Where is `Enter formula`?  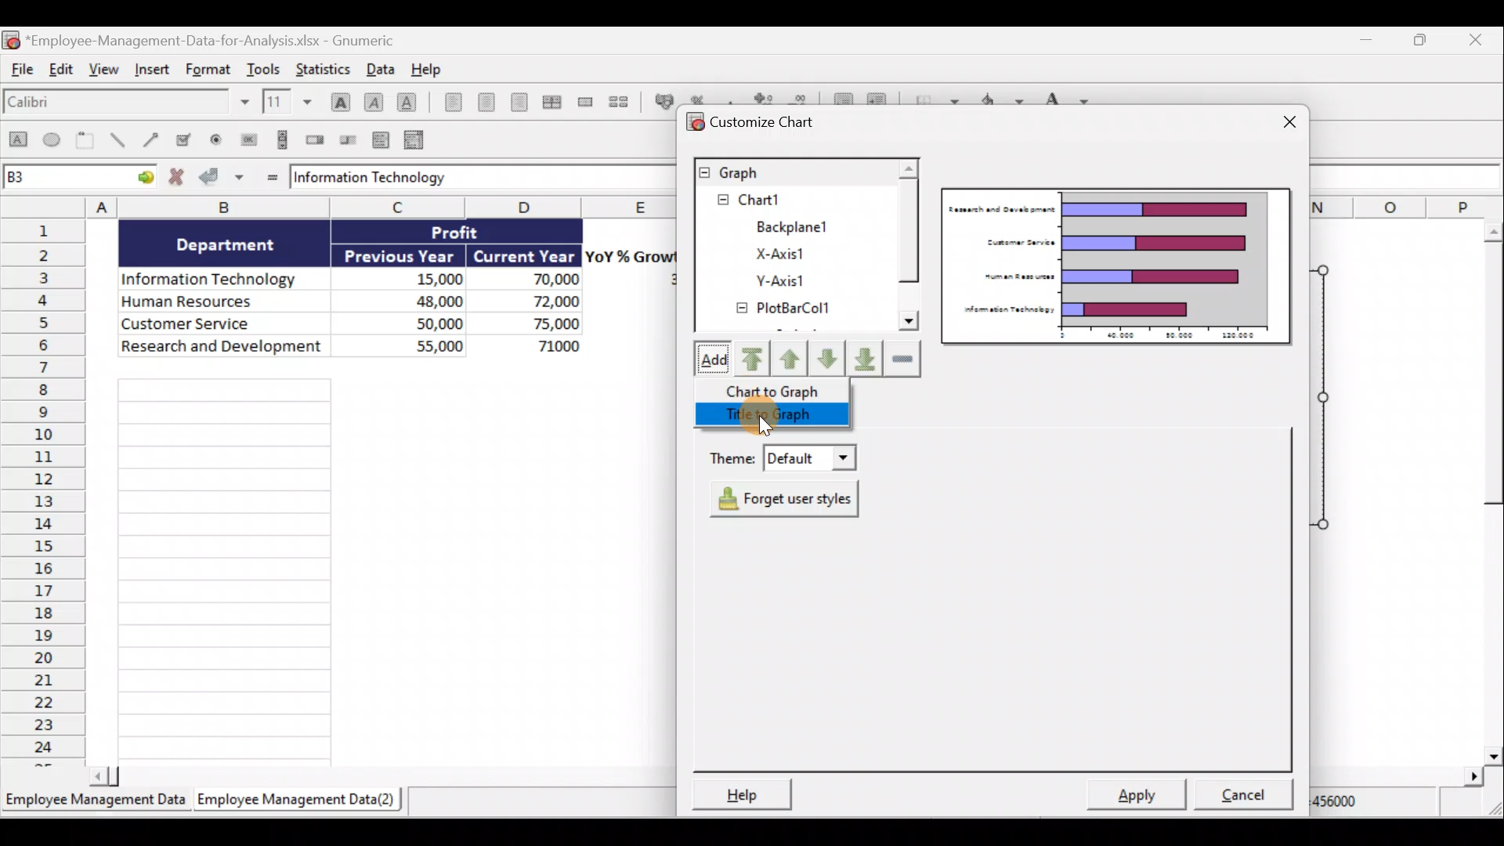
Enter formula is located at coordinates (269, 177).